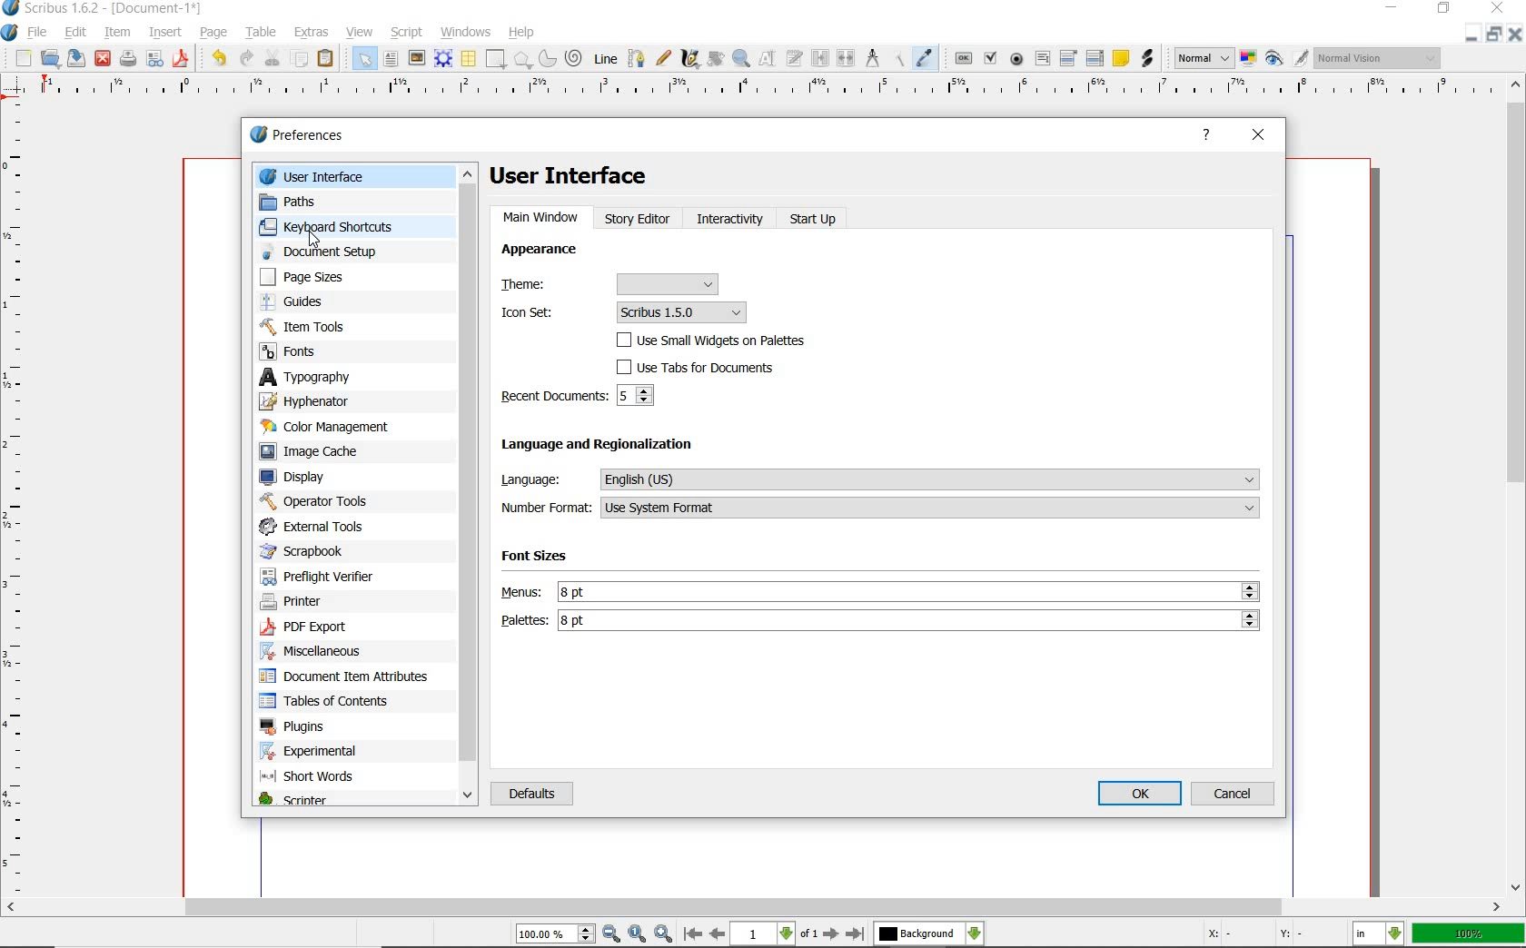 This screenshot has height=948, width=1526. What do you see at coordinates (183, 60) in the screenshot?
I see `save as pdf` at bounding box center [183, 60].